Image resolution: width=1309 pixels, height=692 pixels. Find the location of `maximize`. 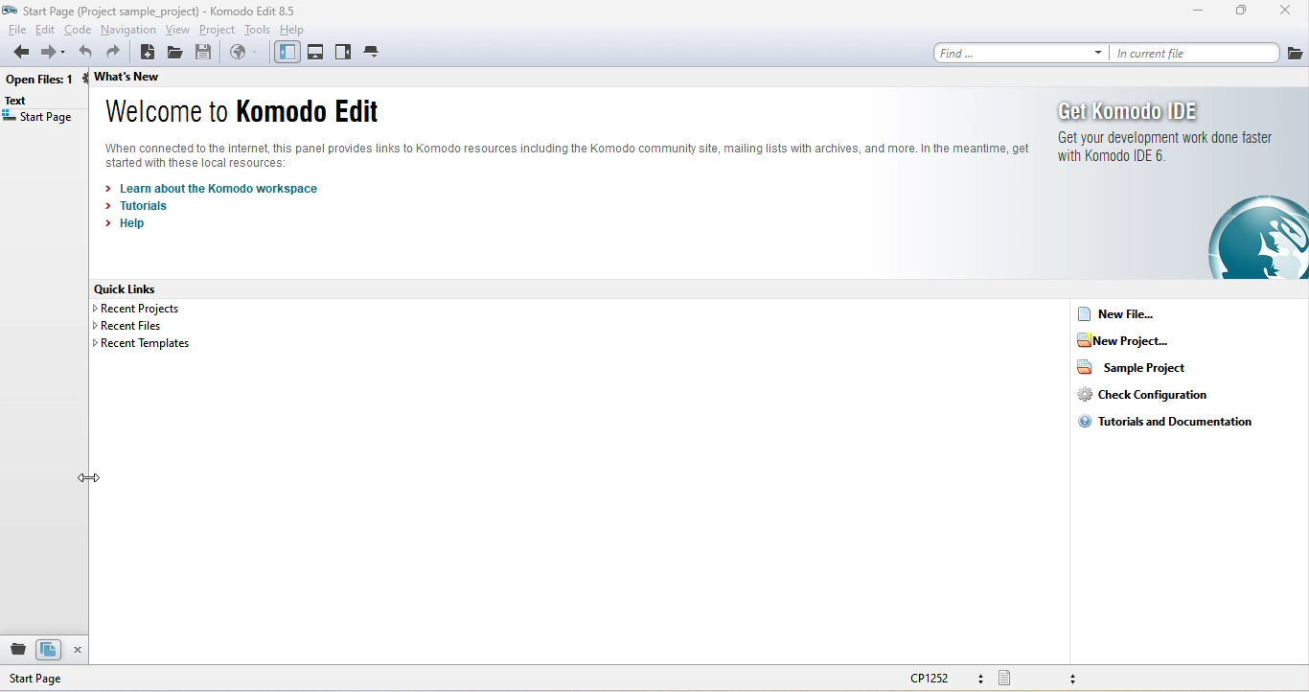

maximize is located at coordinates (1241, 12).